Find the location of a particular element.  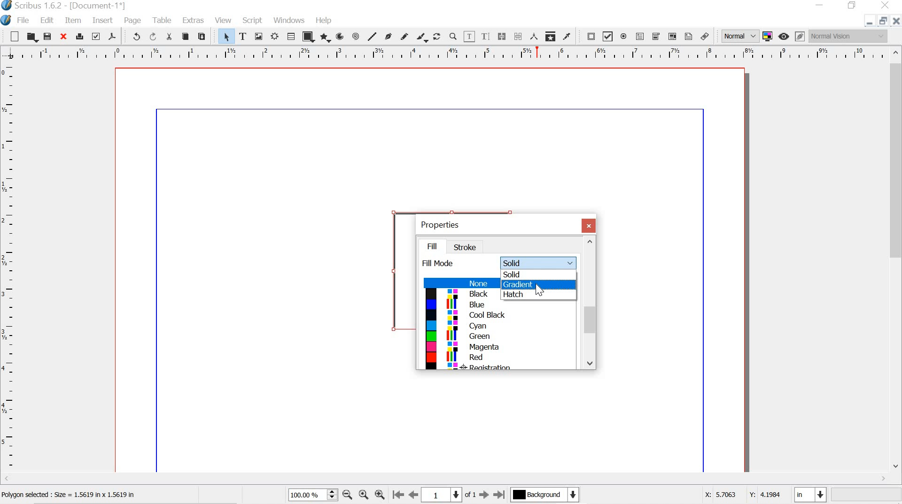

windows is located at coordinates (290, 21).